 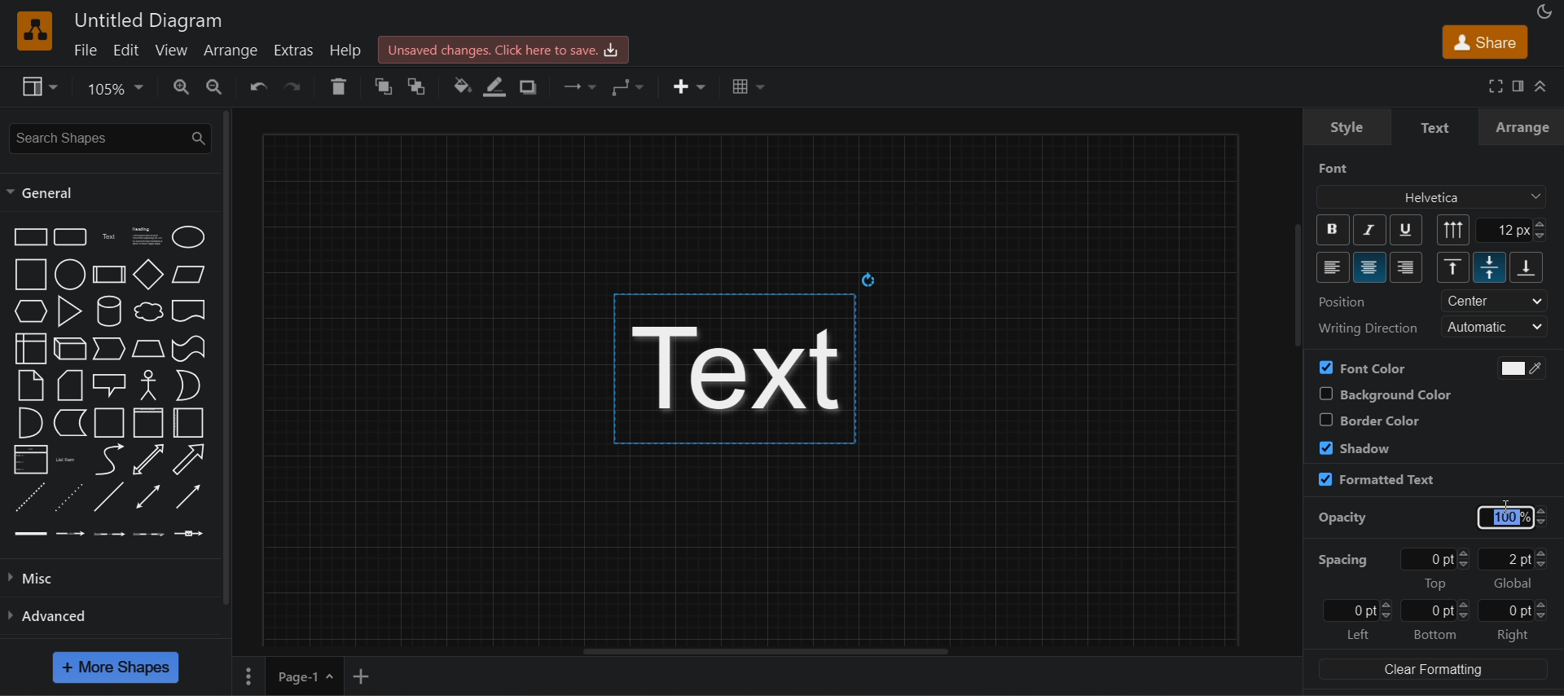 What do you see at coordinates (1407, 267) in the screenshot?
I see `right` at bounding box center [1407, 267].